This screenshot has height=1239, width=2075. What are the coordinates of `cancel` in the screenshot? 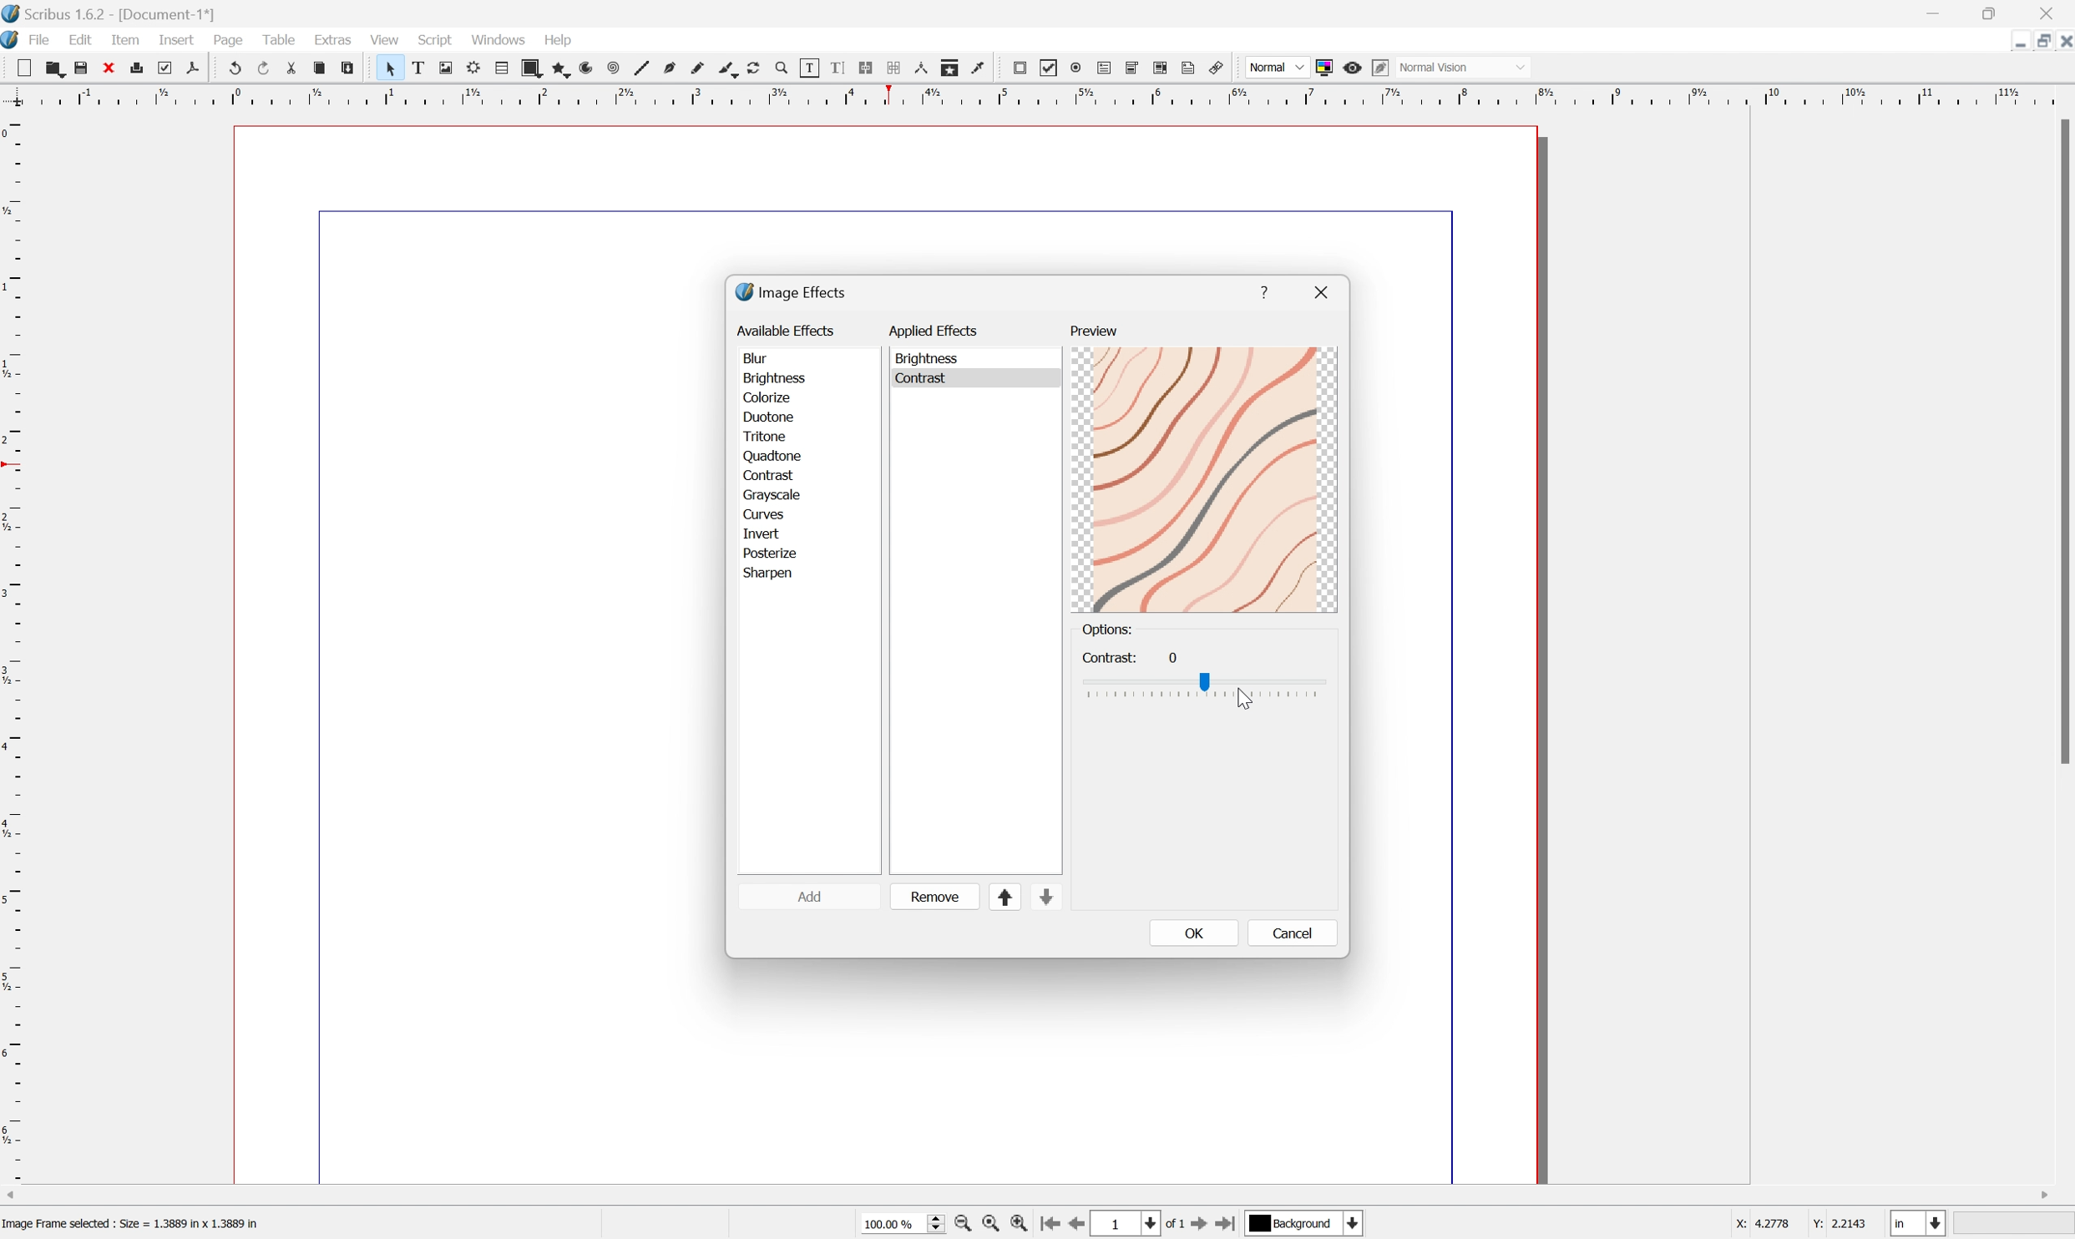 It's located at (1291, 933).